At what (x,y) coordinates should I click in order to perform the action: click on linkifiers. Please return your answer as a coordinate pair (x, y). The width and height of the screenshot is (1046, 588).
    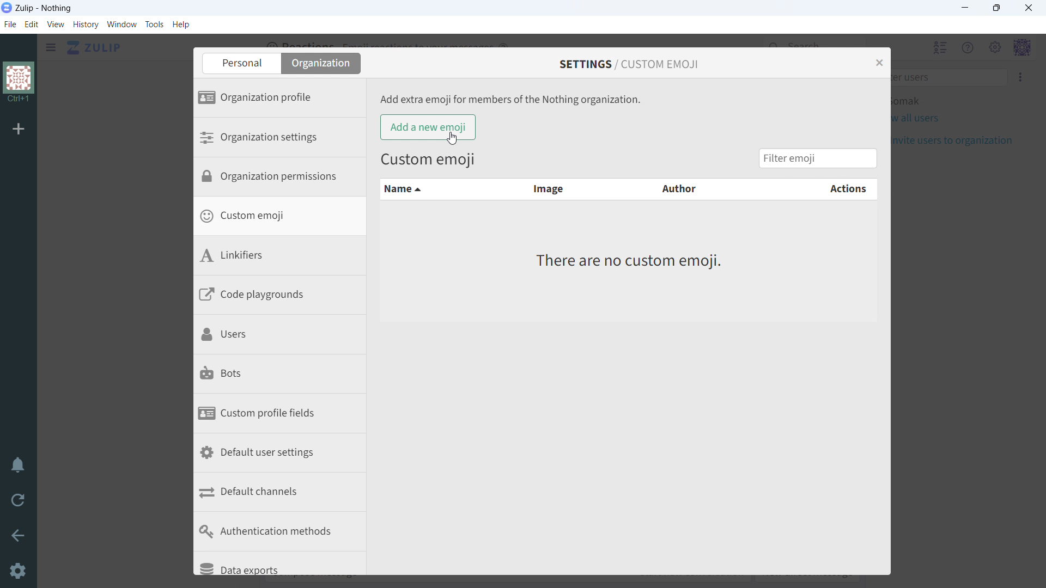
    Looking at the image, I should click on (278, 258).